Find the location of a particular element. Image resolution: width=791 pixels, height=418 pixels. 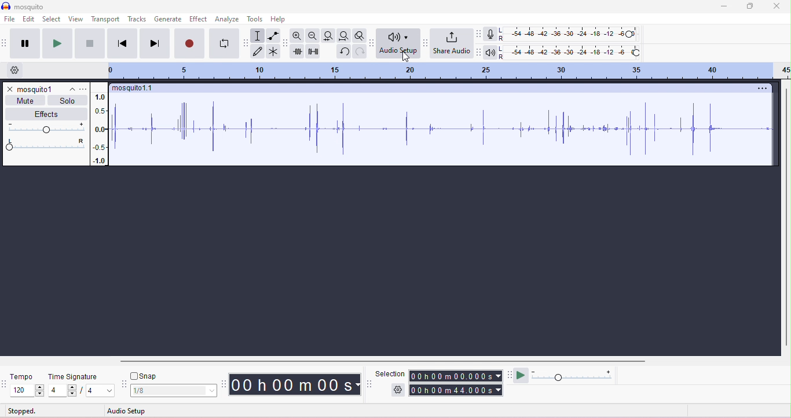

recording level is located at coordinates (571, 34).